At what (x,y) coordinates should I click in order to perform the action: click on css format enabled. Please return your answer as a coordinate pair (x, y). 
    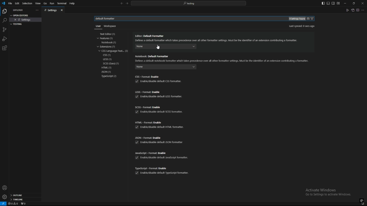
    Looking at the image, I should click on (158, 76).